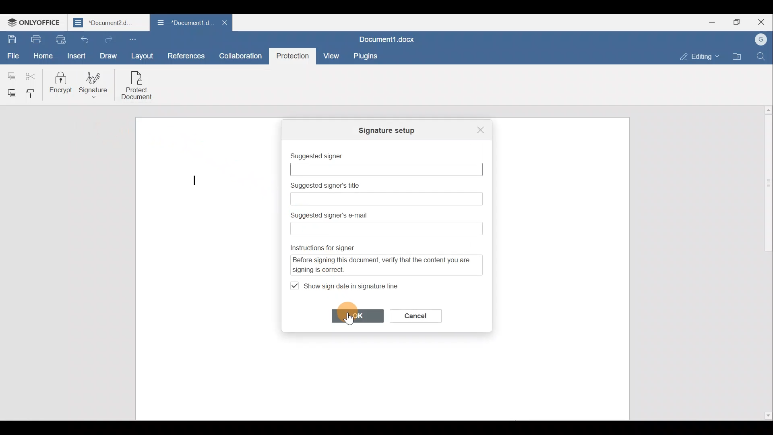 This screenshot has width=773, height=435. What do you see at coordinates (78, 56) in the screenshot?
I see `Insert` at bounding box center [78, 56].